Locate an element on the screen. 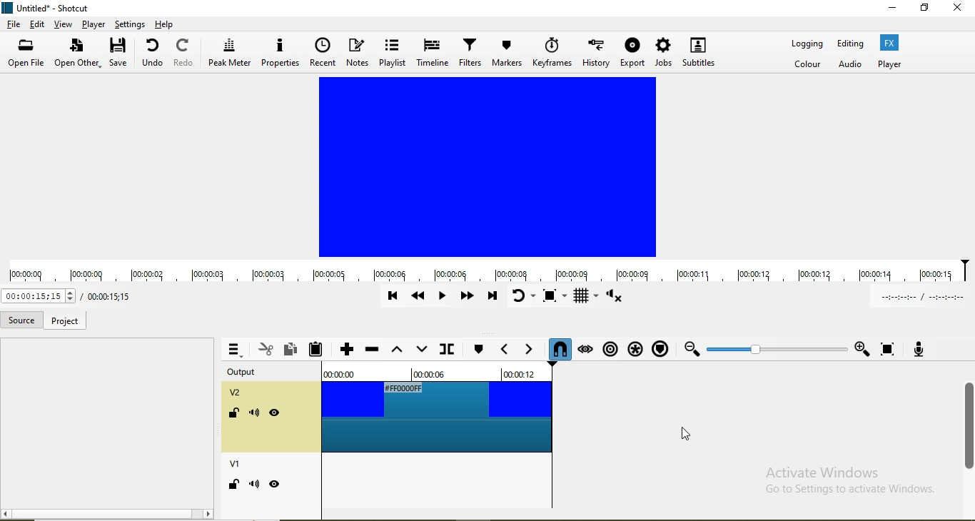 The image size is (975, 521). edit  is located at coordinates (38, 24).